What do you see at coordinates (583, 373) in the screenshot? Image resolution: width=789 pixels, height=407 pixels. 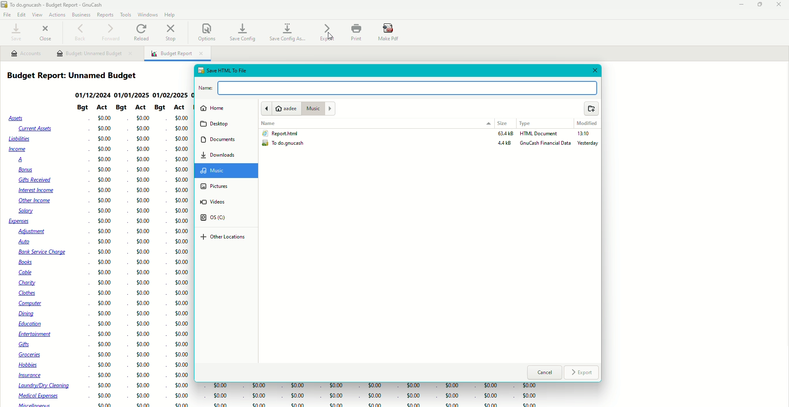 I see `Export` at bounding box center [583, 373].